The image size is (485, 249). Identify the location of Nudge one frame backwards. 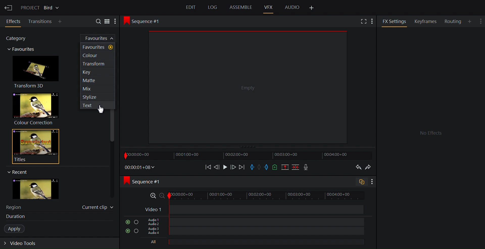
(217, 167).